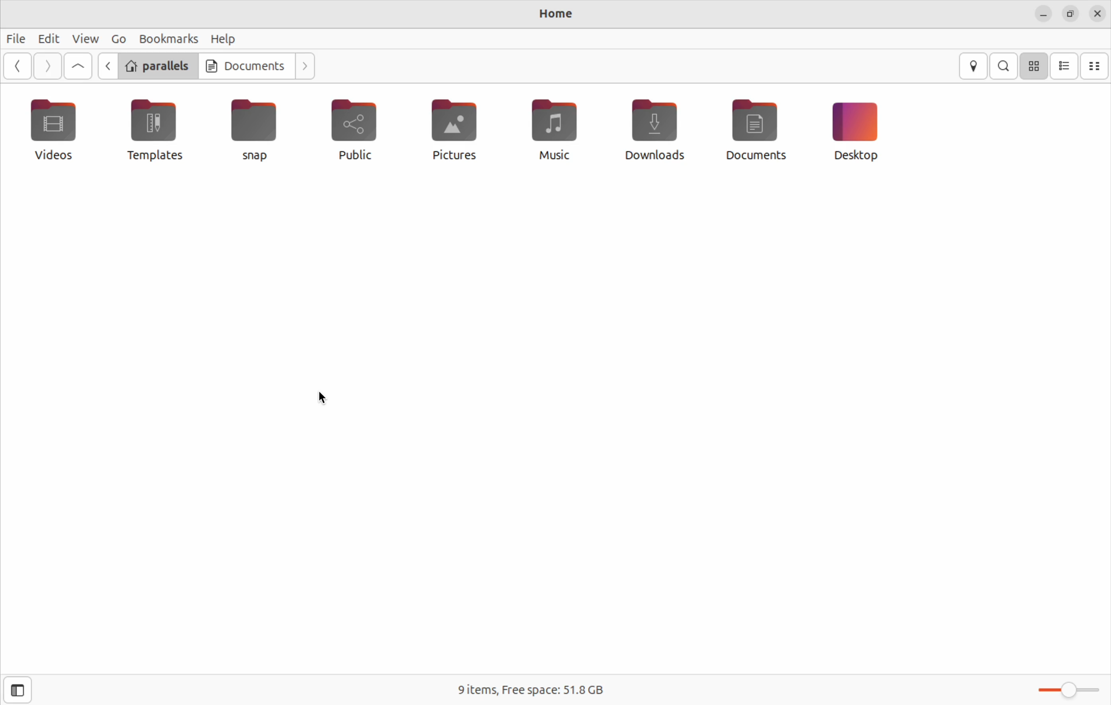 Image resolution: width=1111 pixels, height=705 pixels. I want to click on pictures, so click(457, 128).